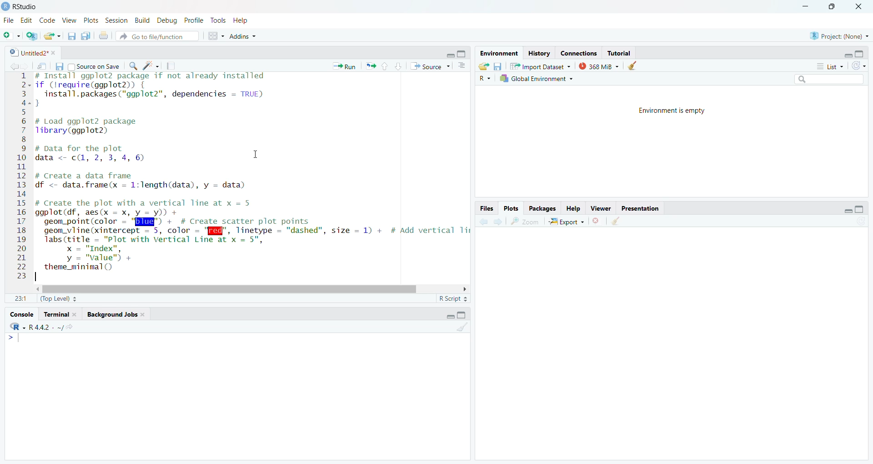 The width and height of the screenshot is (873, 464). I want to click on move, so click(43, 67).